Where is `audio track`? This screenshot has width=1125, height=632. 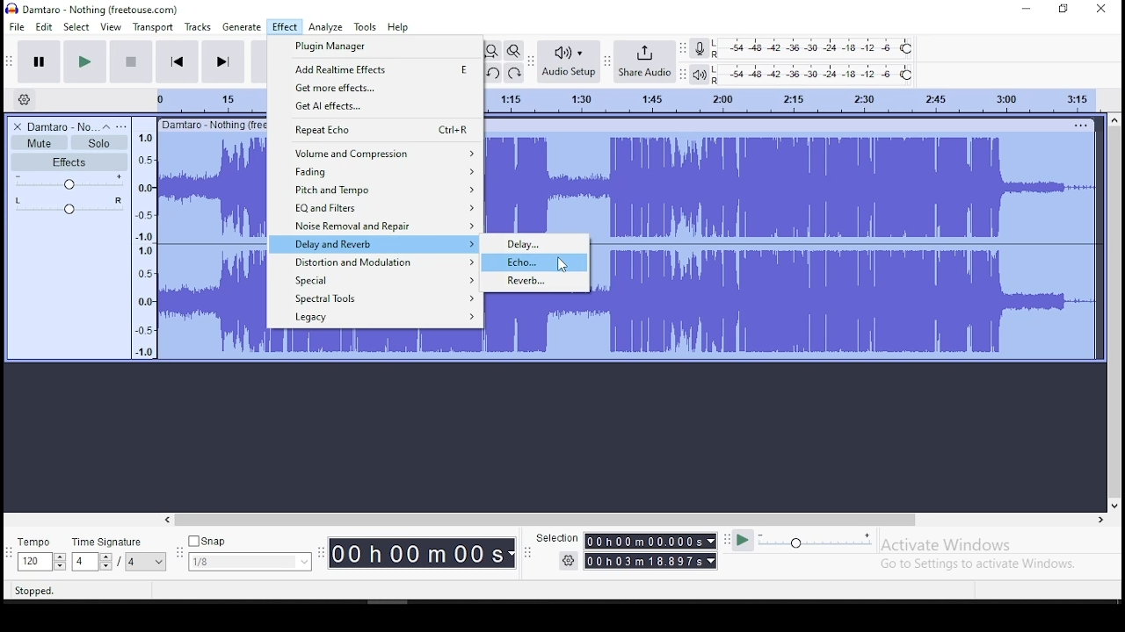 audio track is located at coordinates (792, 183).